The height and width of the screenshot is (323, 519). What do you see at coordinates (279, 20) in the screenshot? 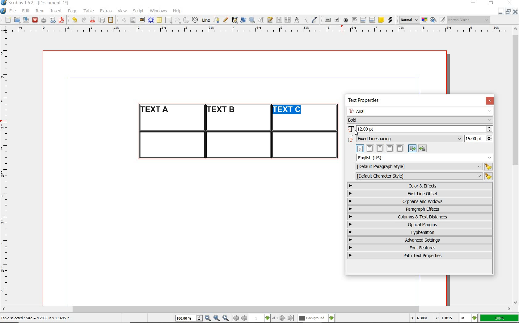
I see `link text frames` at bounding box center [279, 20].